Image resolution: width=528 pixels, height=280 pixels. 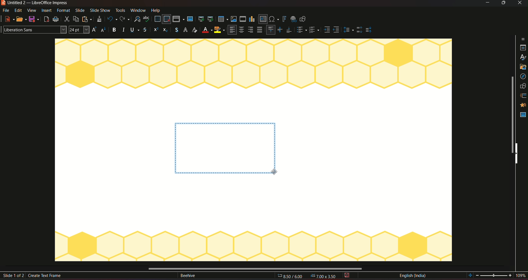 What do you see at coordinates (369, 153) in the screenshot?
I see `workspace` at bounding box center [369, 153].